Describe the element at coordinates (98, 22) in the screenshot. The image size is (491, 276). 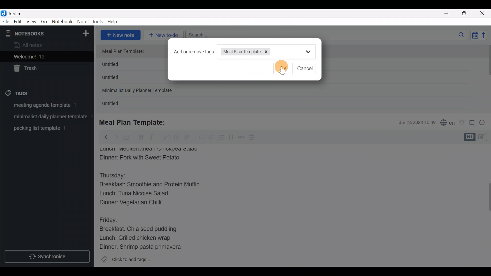
I see `Tools` at that location.